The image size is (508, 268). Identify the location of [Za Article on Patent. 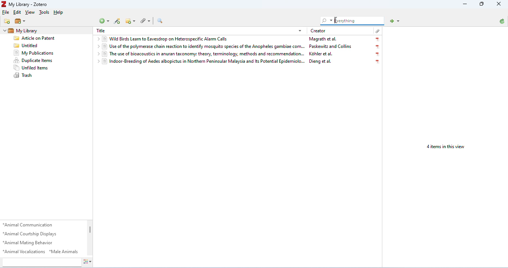
(39, 37).